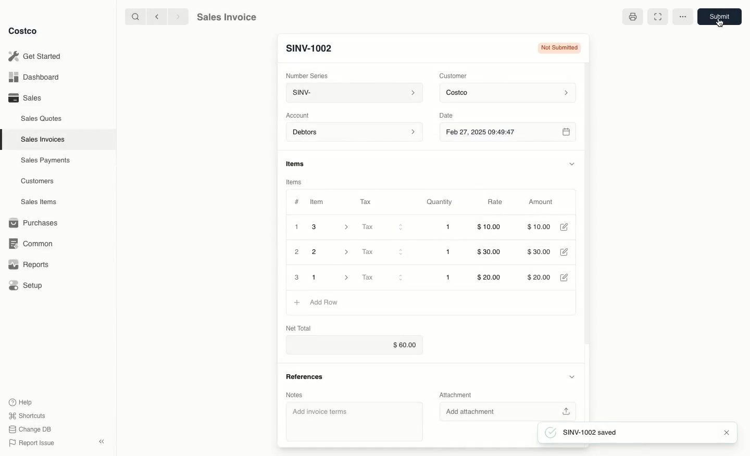 The width and height of the screenshot is (750, 456). I want to click on Attachment, so click(458, 394).